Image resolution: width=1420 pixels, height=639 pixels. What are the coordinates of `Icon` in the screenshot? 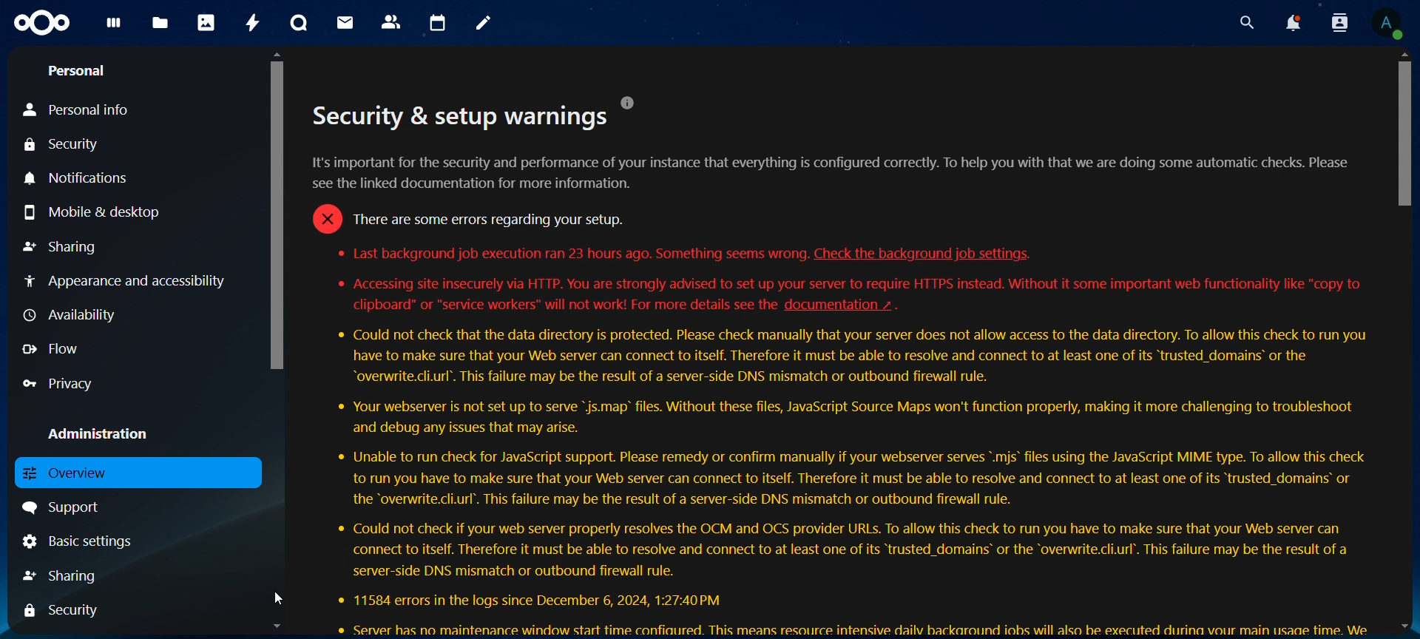 It's located at (44, 23).